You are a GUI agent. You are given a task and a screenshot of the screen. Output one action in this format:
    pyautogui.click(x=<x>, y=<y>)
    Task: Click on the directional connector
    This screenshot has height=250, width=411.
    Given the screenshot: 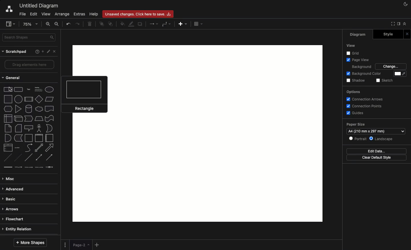 What is the action you would take?
    pyautogui.click(x=49, y=157)
    